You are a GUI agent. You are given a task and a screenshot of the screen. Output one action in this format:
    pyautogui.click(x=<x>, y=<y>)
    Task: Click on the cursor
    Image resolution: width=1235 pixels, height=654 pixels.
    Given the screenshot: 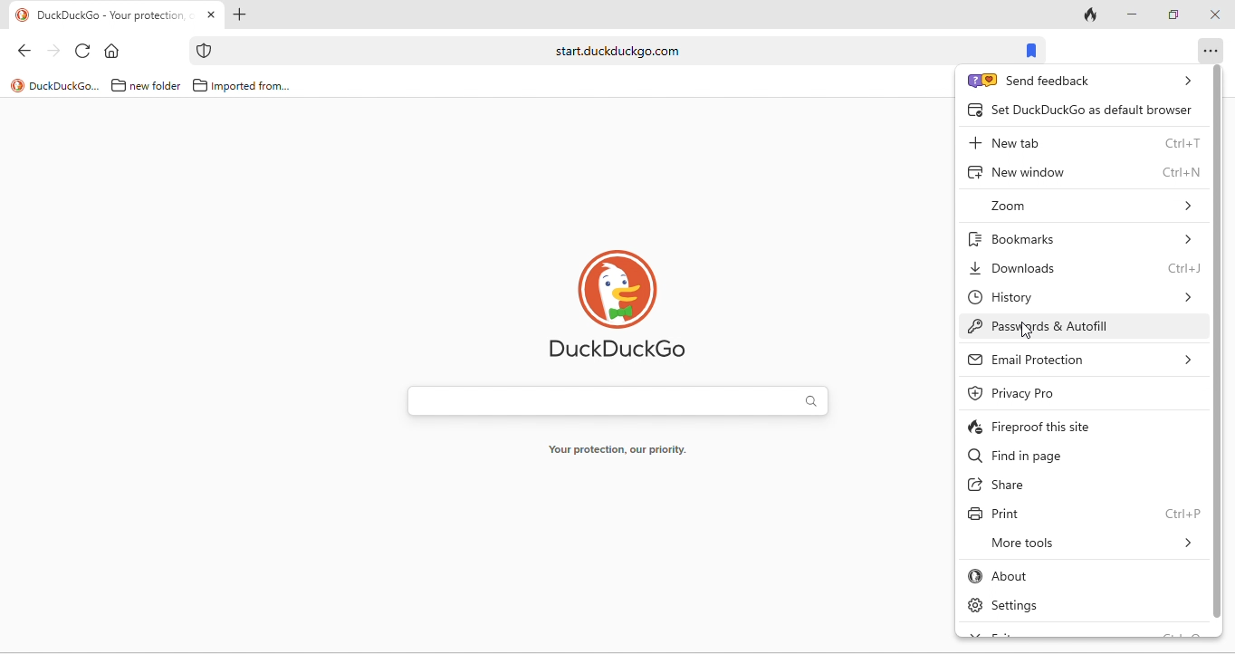 What is the action you would take?
    pyautogui.click(x=1029, y=332)
    